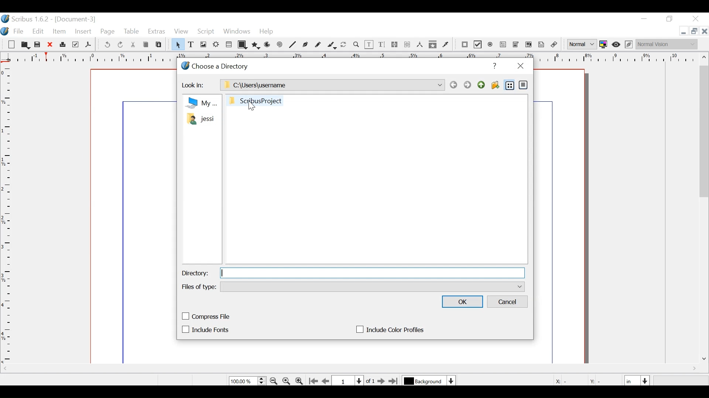  Describe the element at coordinates (698, 19) in the screenshot. I see `Close` at that location.